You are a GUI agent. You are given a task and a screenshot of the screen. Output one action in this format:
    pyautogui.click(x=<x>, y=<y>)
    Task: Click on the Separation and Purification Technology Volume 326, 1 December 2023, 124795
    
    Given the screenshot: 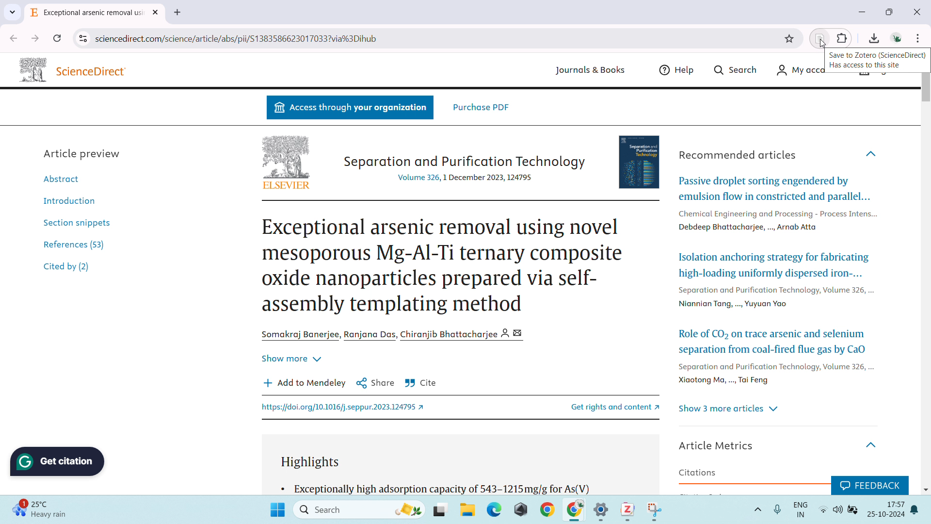 What is the action you would take?
    pyautogui.click(x=463, y=167)
    